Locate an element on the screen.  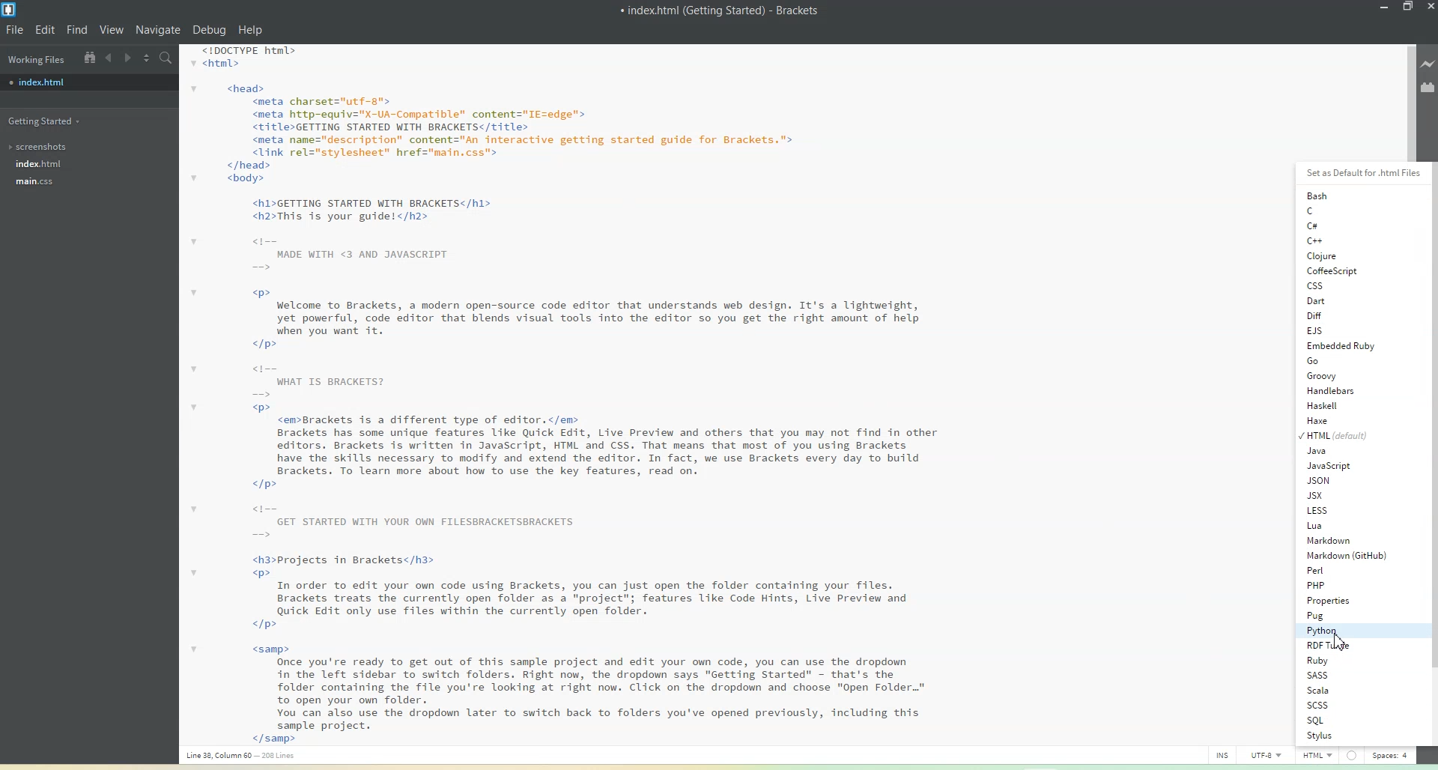
JSX is located at coordinates (1341, 496).